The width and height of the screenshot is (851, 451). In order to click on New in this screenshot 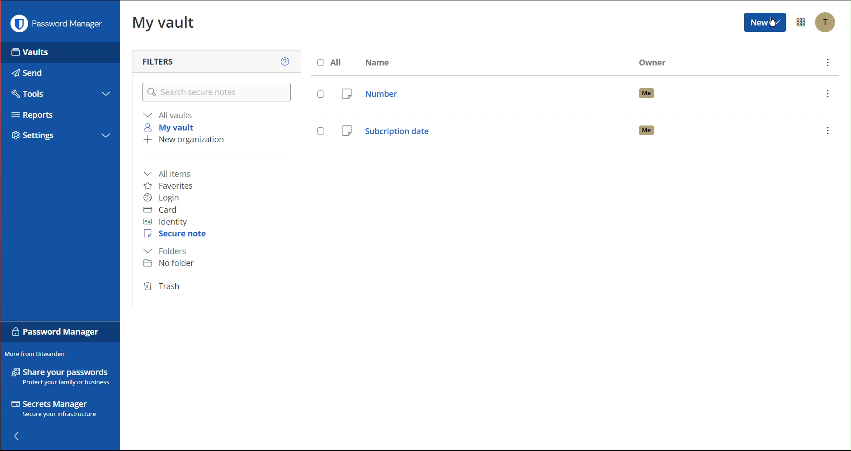, I will do `click(765, 24)`.